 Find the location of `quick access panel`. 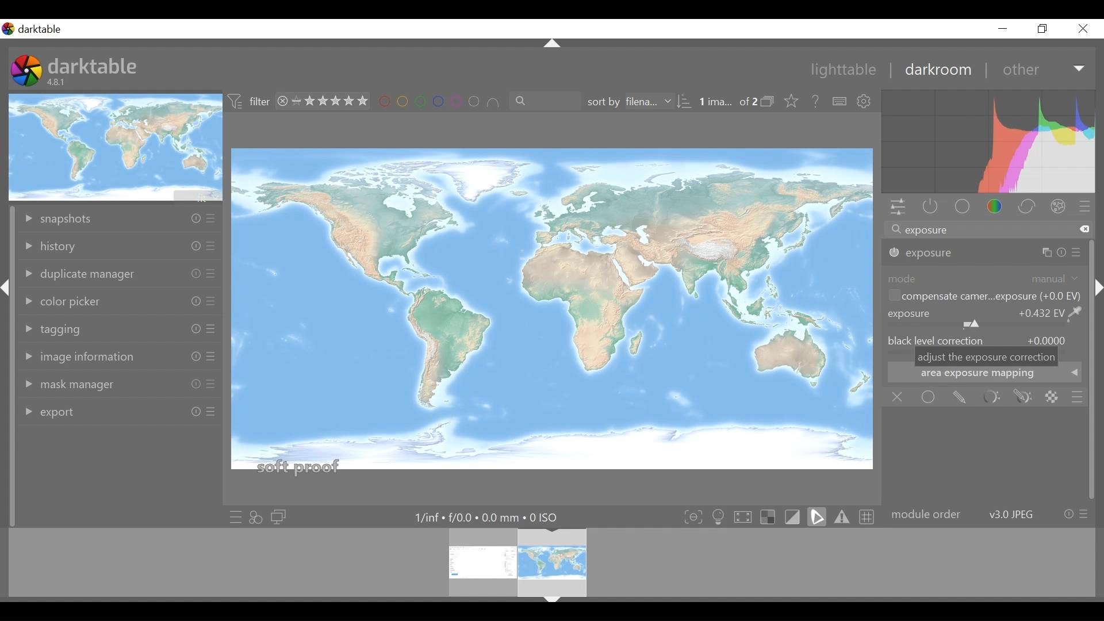

quick access panel is located at coordinates (896, 208).